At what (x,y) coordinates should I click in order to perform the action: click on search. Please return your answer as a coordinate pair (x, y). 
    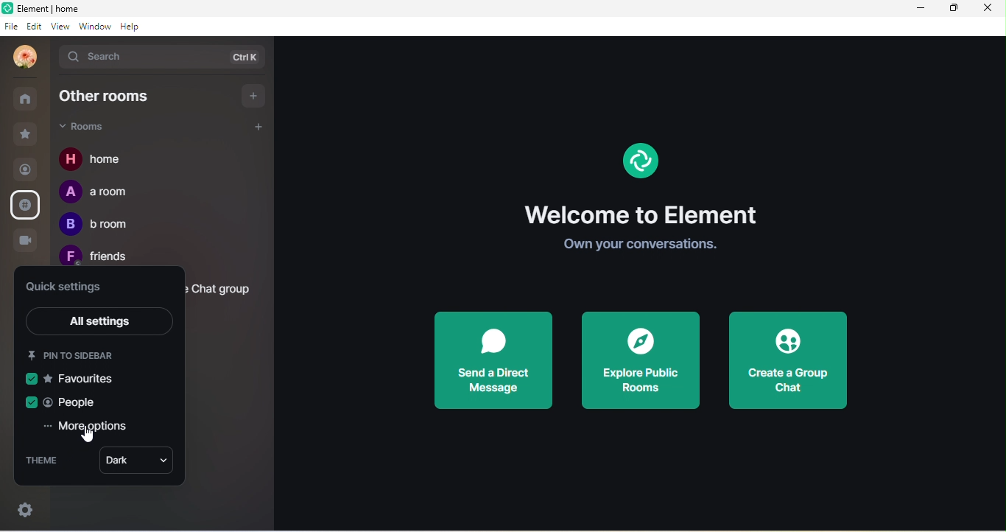
    Looking at the image, I should click on (163, 59).